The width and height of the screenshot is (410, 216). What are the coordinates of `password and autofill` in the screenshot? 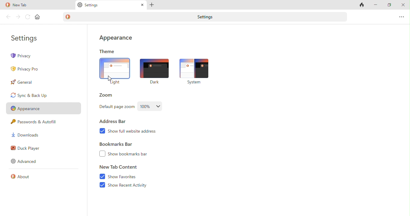 It's located at (37, 122).